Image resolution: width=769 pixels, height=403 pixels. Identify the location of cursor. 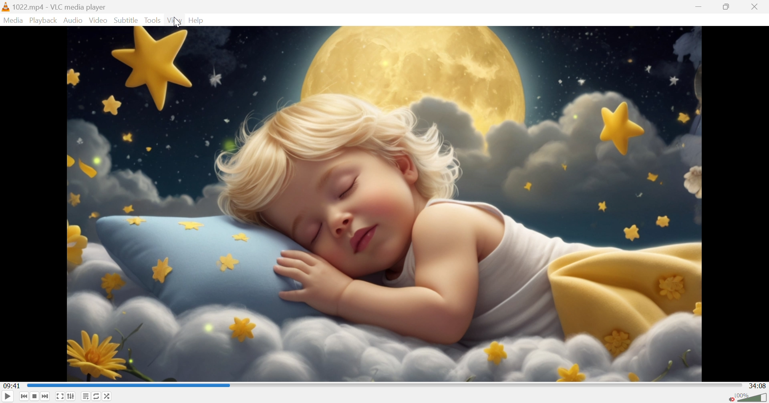
(177, 23).